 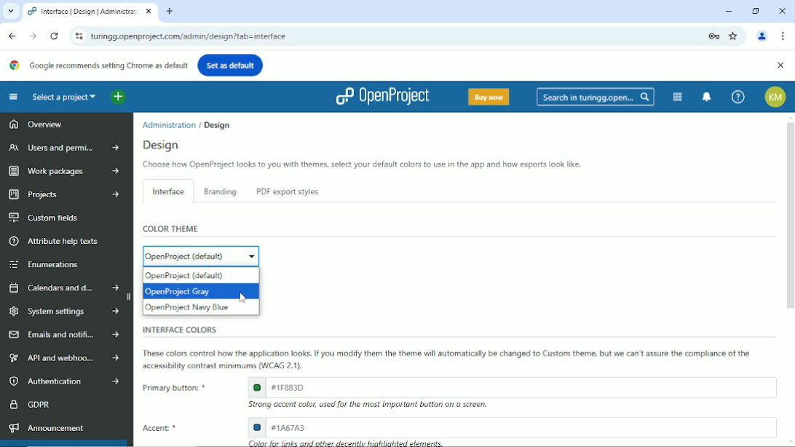 I want to click on Close, so click(x=782, y=9).